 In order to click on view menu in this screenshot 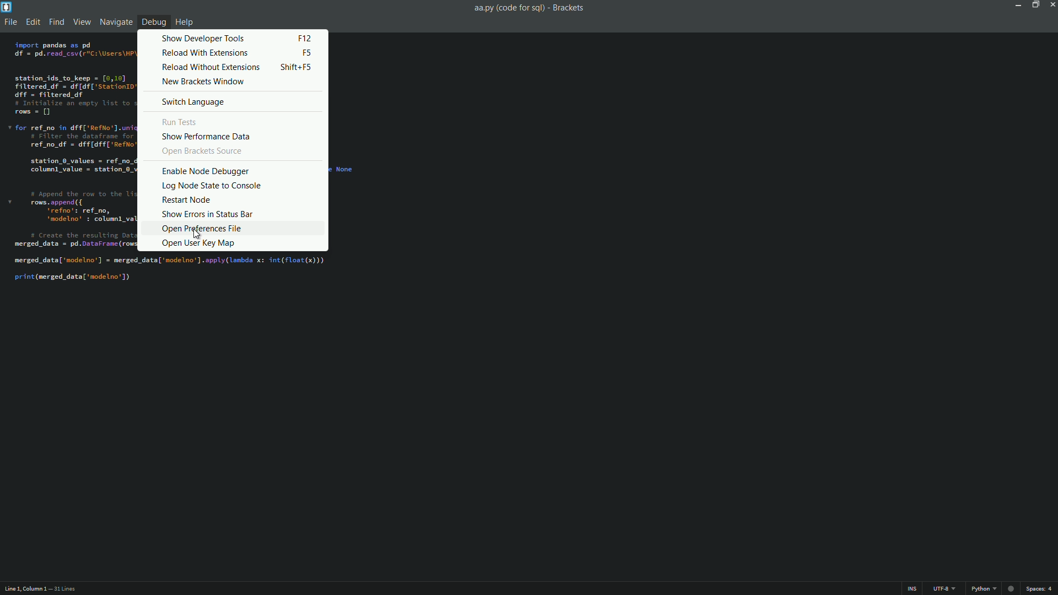, I will do `click(82, 22)`.